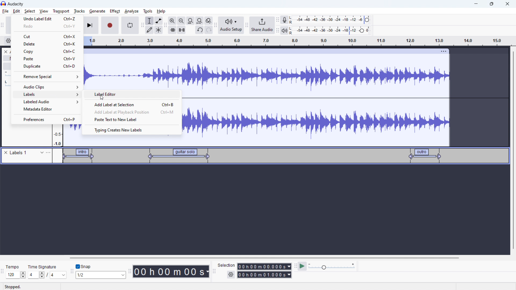 This screenshot has width=516, height=290. What do you see at coordinates (149, 21) in the screenshot?
I see `selection tool` at bounding box center [149, 21].